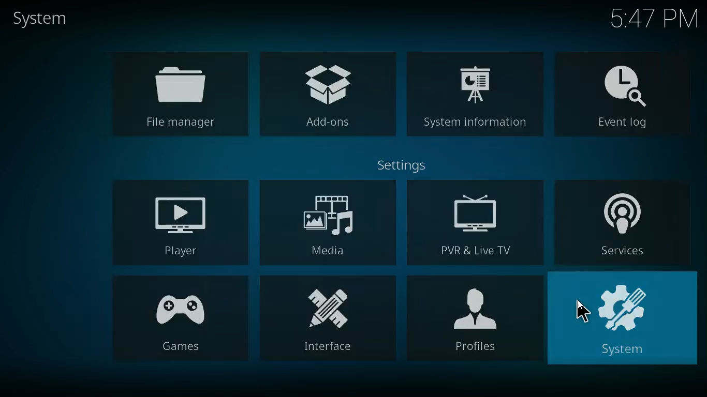 The height and width of the screenshot is (397, 707). What do you see at coordinates (329, 96) in the screenshot?
I see `add-ons` at bounding box center [329, 96].